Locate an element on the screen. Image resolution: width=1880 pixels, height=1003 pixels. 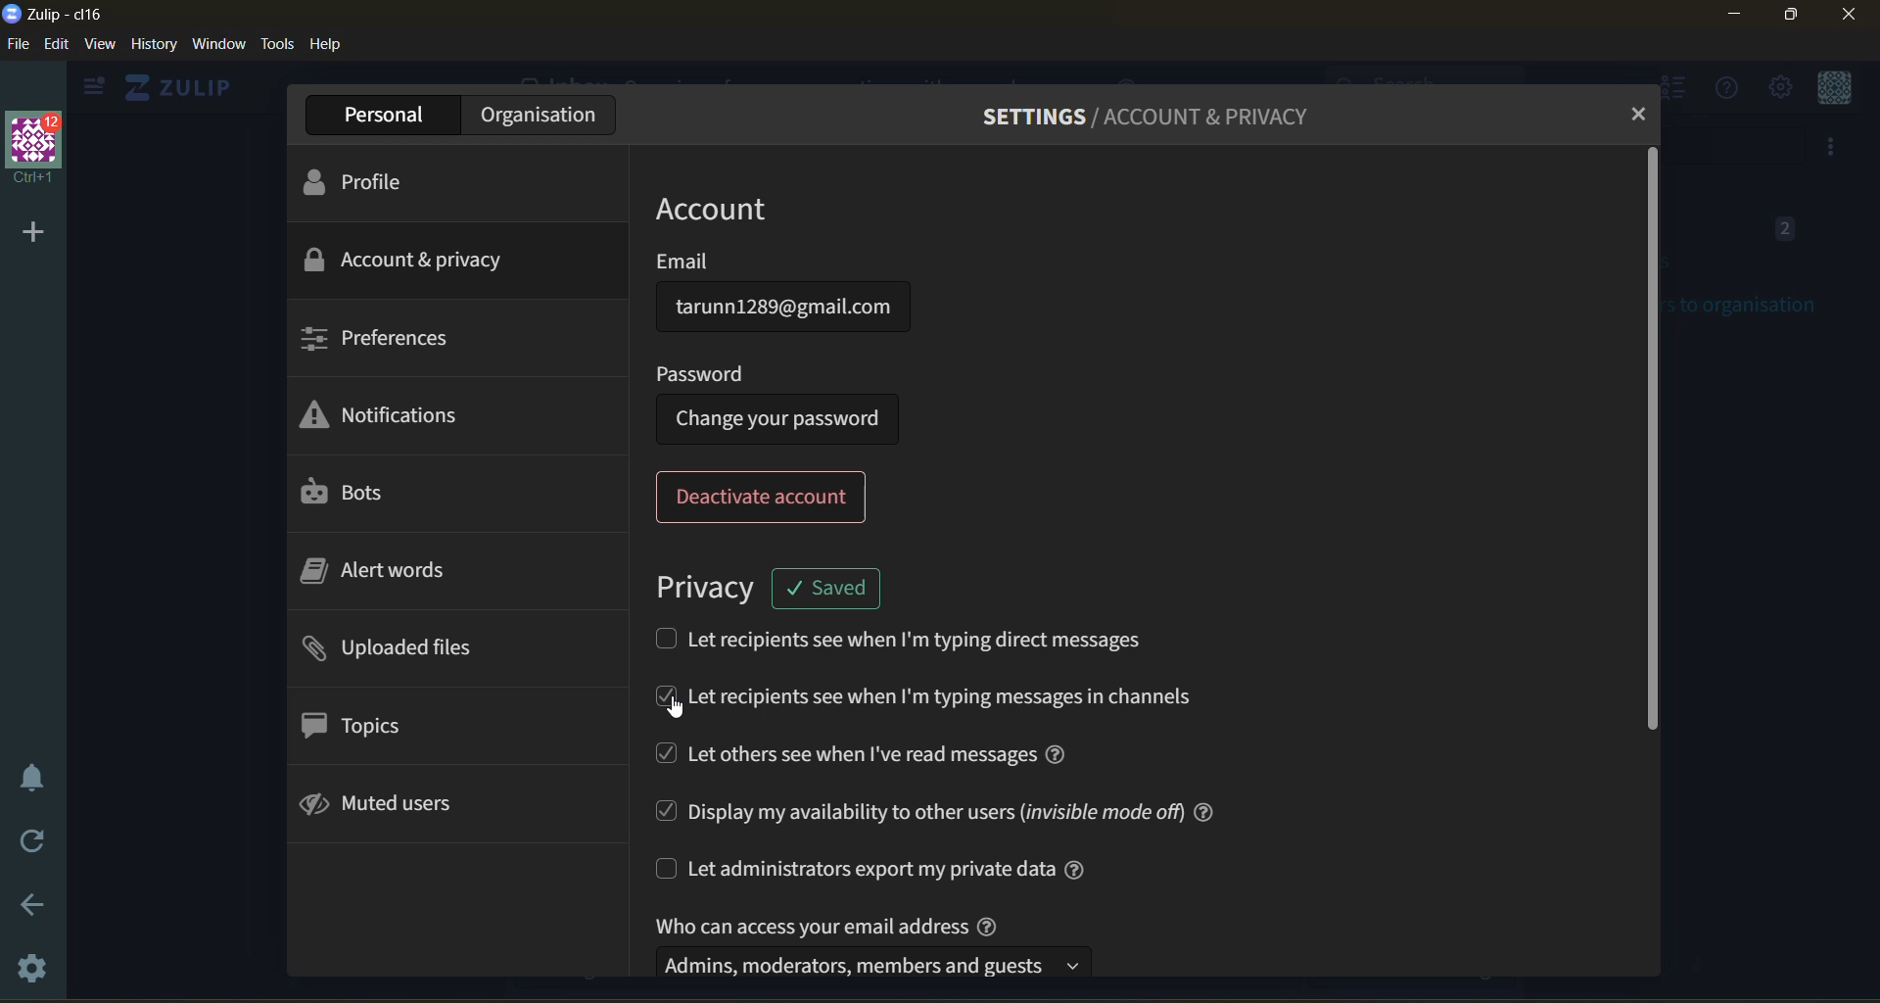
personal is located at coordinates (385, 116).